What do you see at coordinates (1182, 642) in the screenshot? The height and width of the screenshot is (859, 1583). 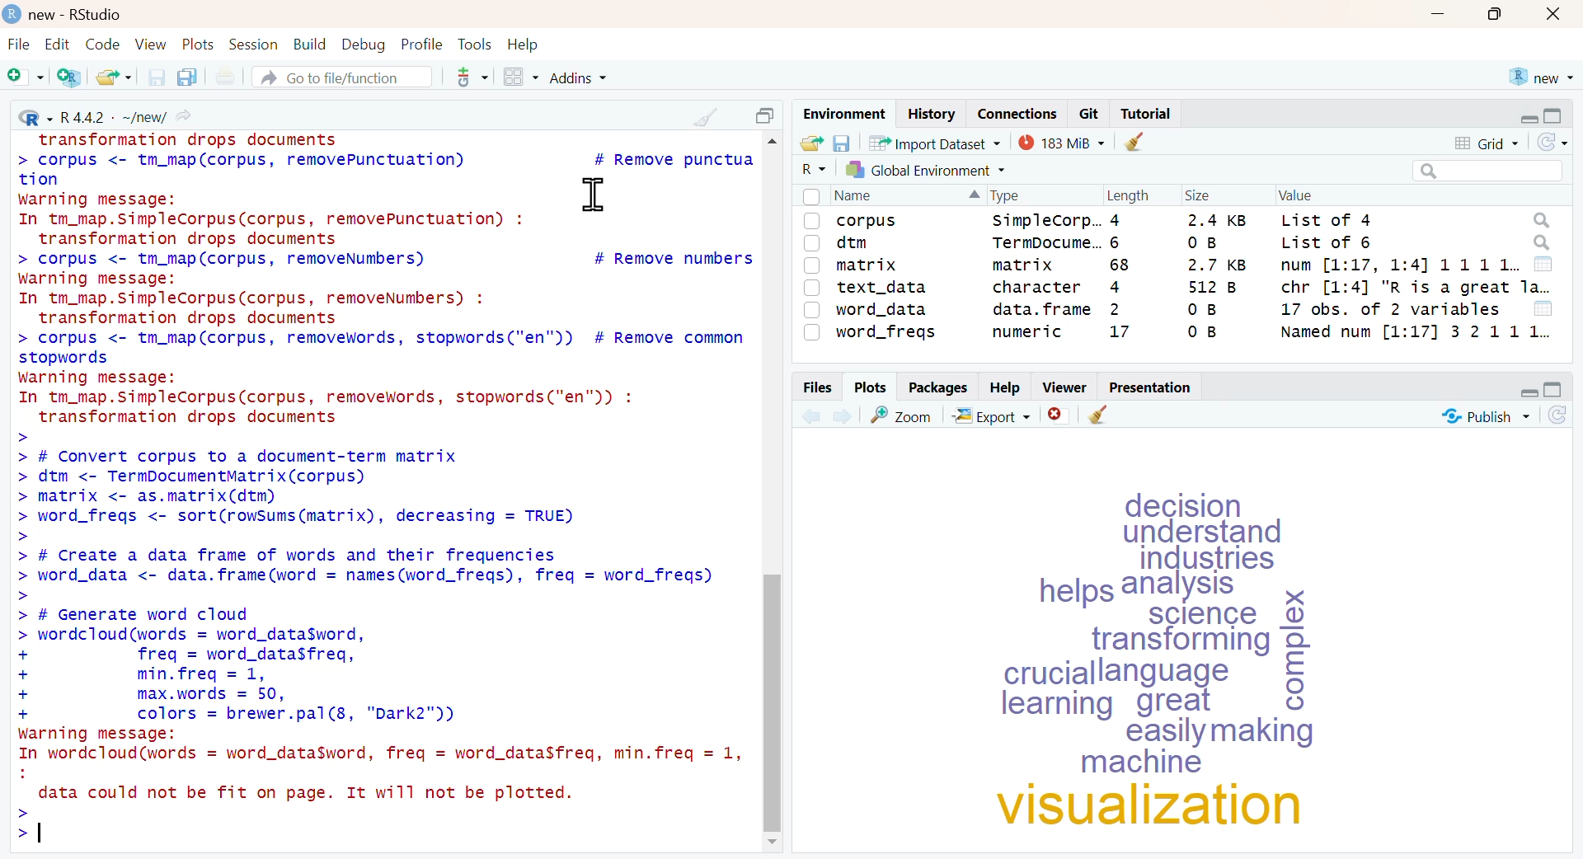 I see `transforming` at bounding box center [1182, 642].